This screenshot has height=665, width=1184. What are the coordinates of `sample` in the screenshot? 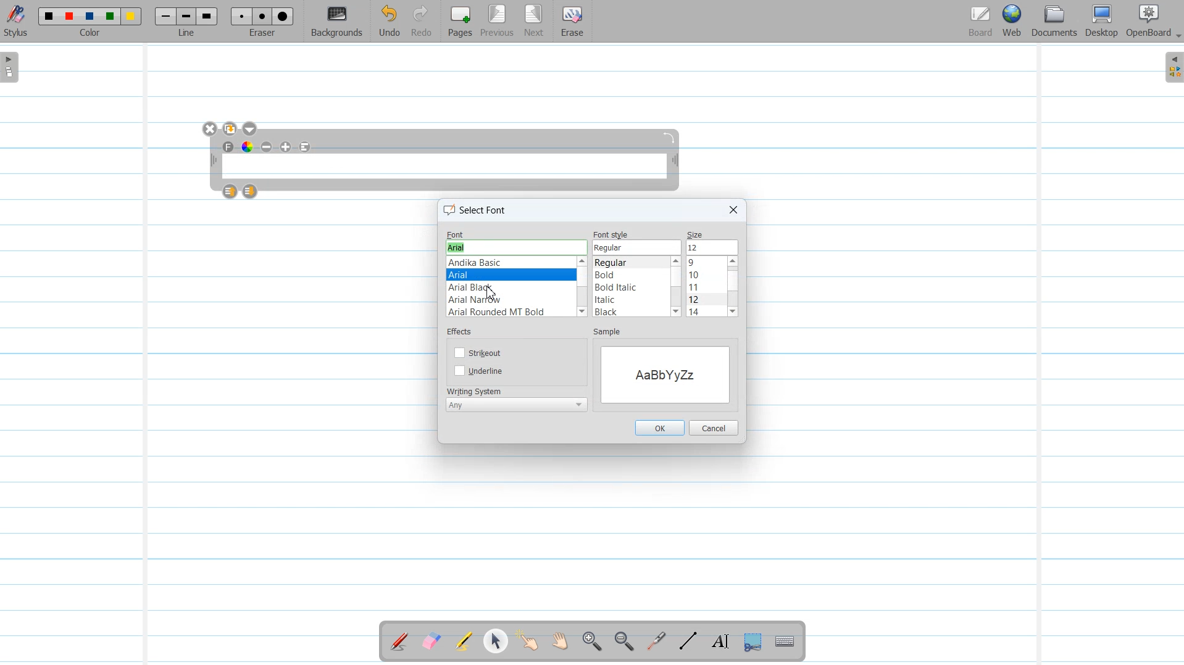 It's located at (607, 332).